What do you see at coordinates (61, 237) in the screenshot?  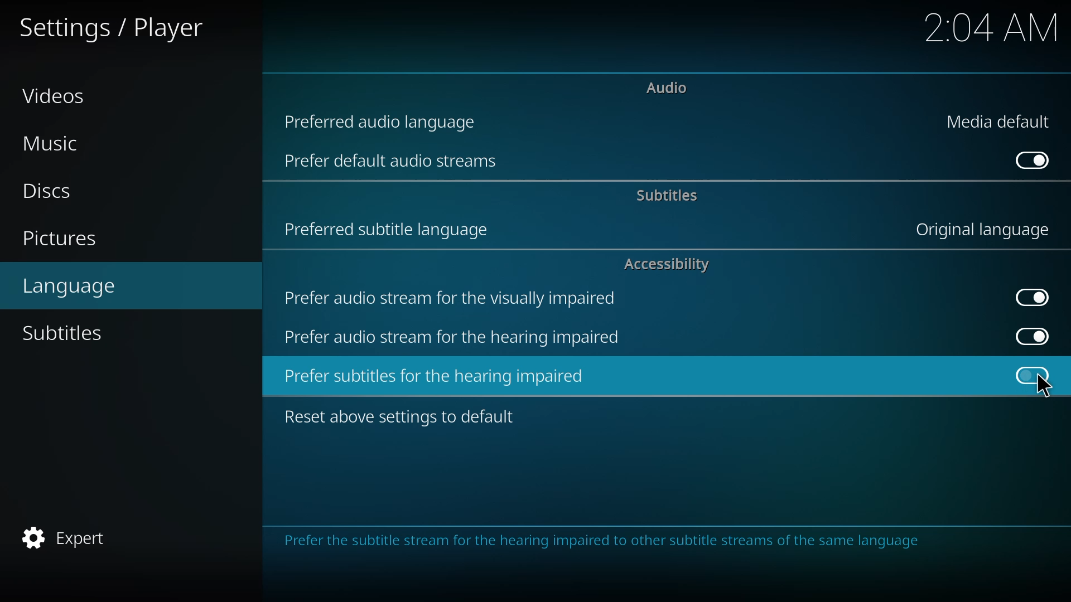 I see `pictures` at bounding box center [61, 237].